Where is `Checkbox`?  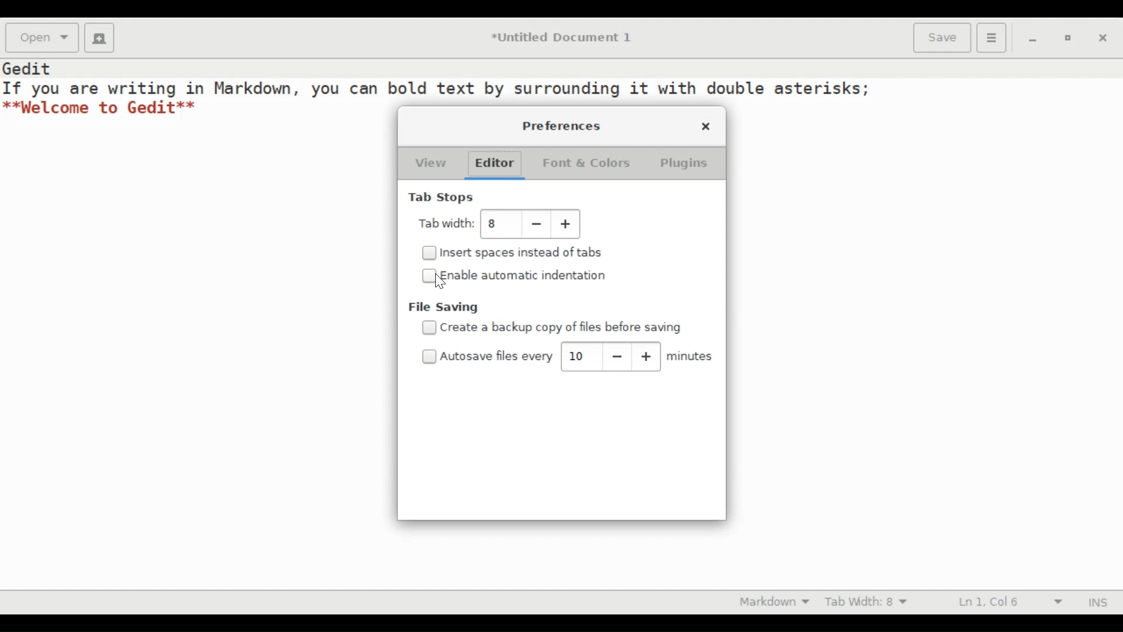
Checkbox is located at coordinates (429, 254).